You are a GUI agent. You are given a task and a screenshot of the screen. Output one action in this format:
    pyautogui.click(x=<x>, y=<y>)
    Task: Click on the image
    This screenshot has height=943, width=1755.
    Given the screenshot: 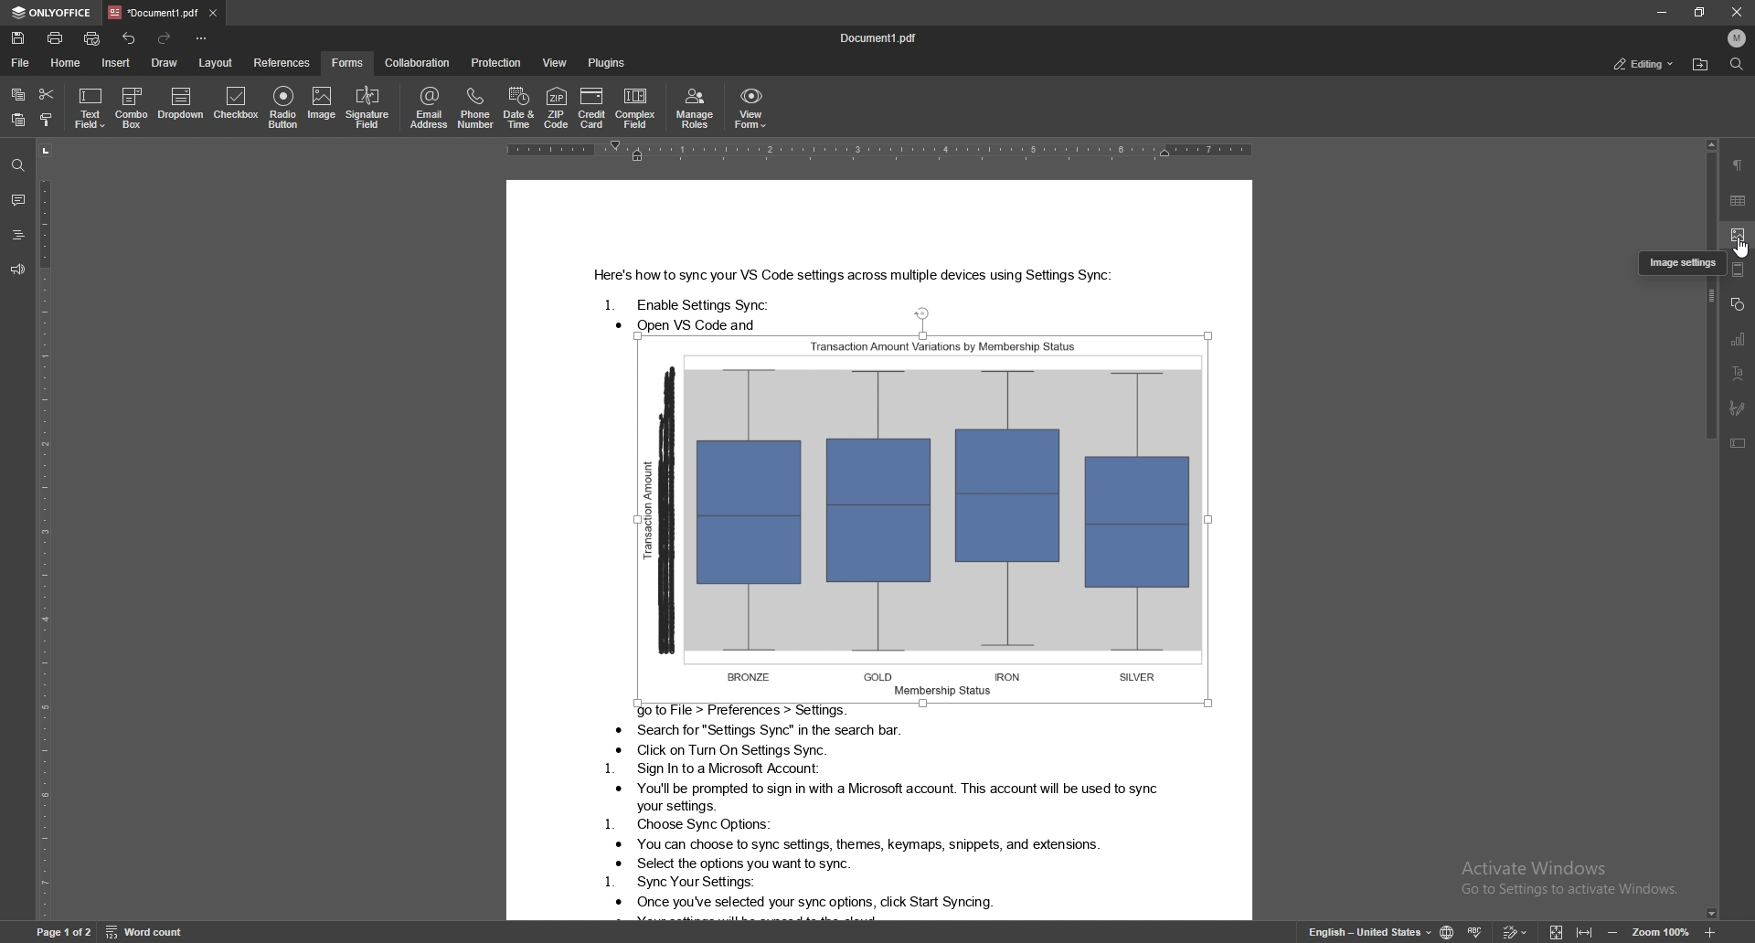 What is the action you would take?
    pyautogui.click(x=1738, y=234)
    